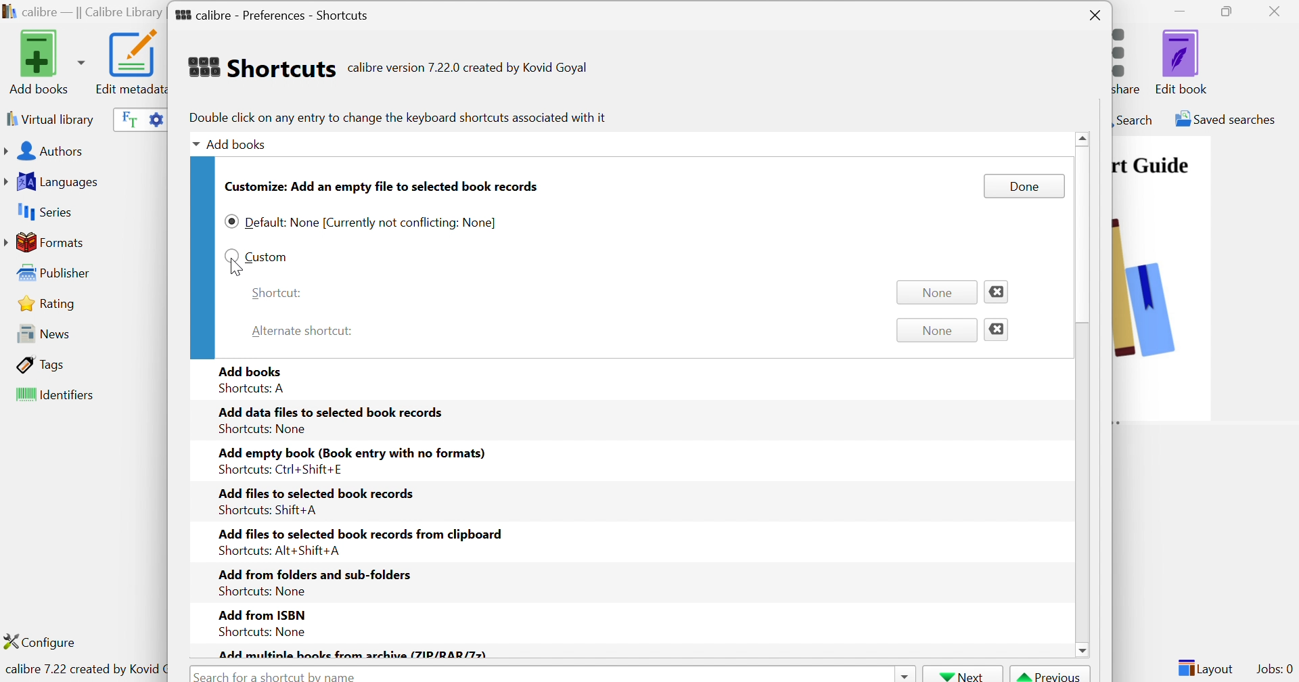 The image size is (1299, 682). Describe the element at coordinates (237, 269) in the screenshot. I see `cursor` at that location.